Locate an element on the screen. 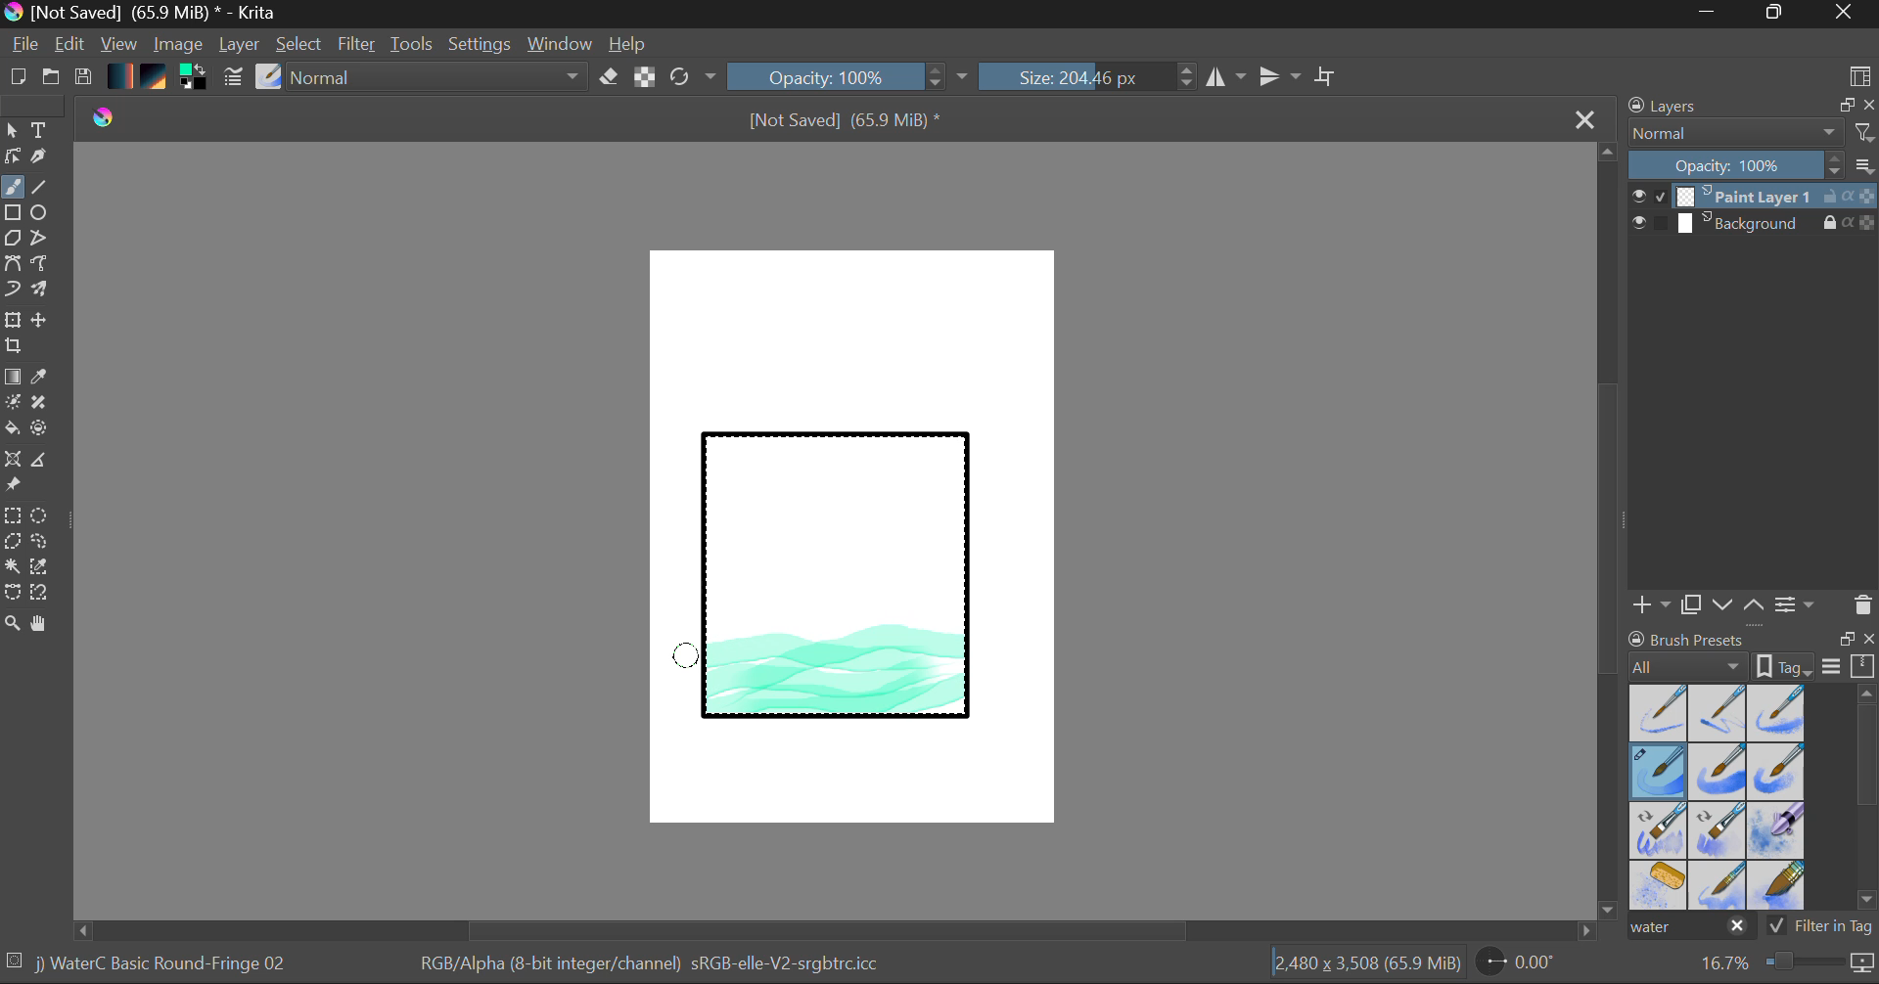  Background Layer is located at coordinates (1754, 224).